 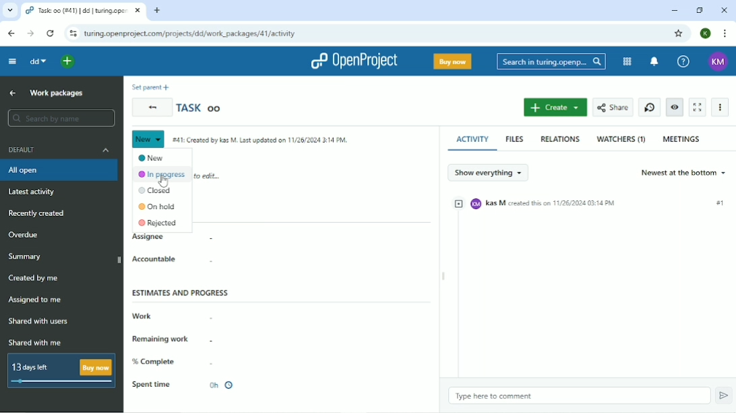 What do you see at coordinates (704, 34) in the screenshot?
I see `K` at bounding box center [704, 34].